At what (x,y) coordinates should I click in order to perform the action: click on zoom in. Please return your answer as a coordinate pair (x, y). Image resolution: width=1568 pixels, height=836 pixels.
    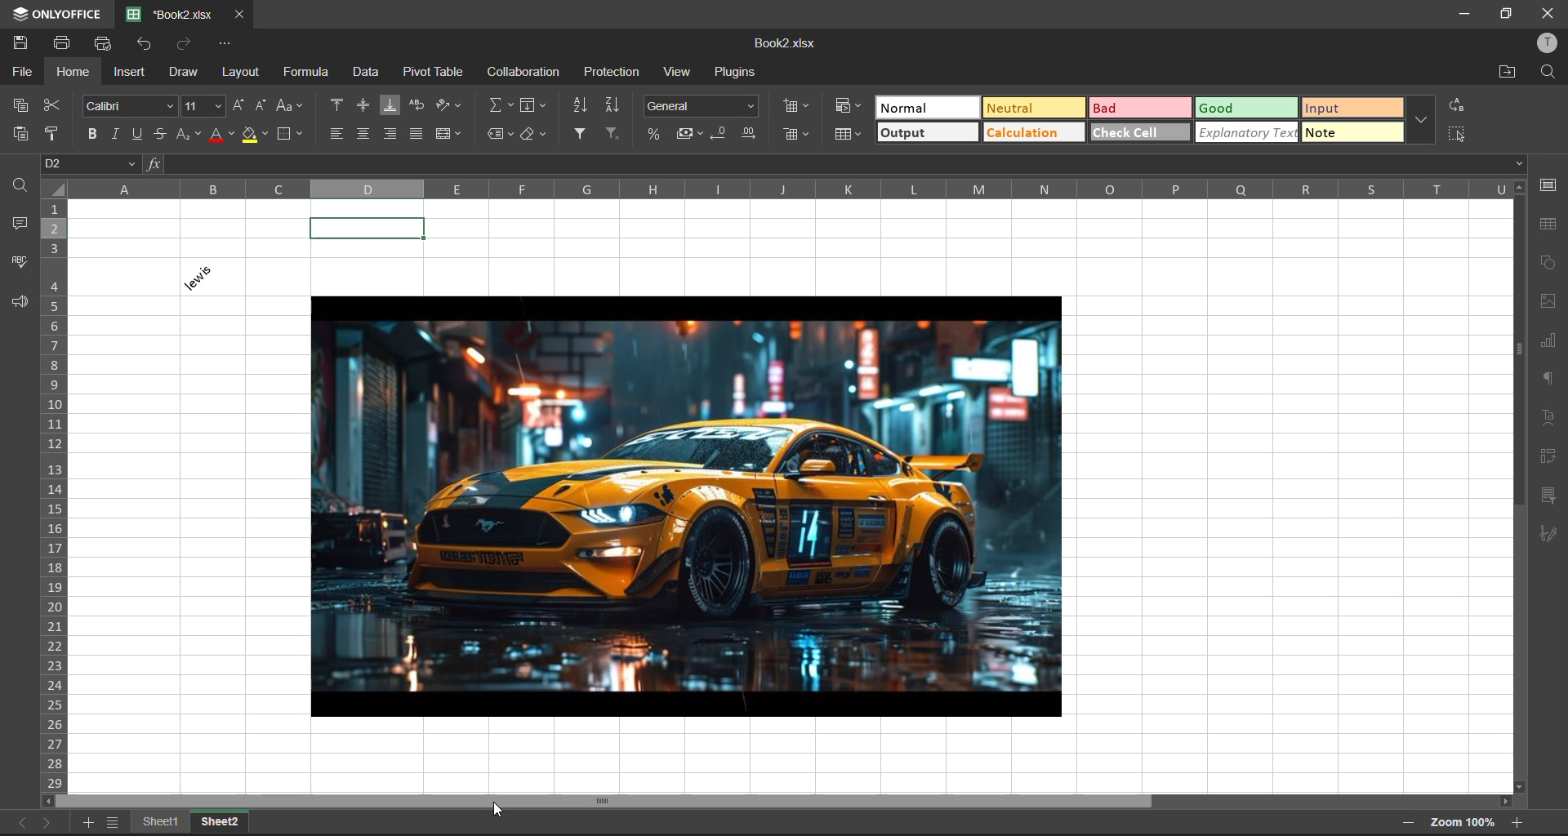
    Looking at the image, I should click on (1521, 822).